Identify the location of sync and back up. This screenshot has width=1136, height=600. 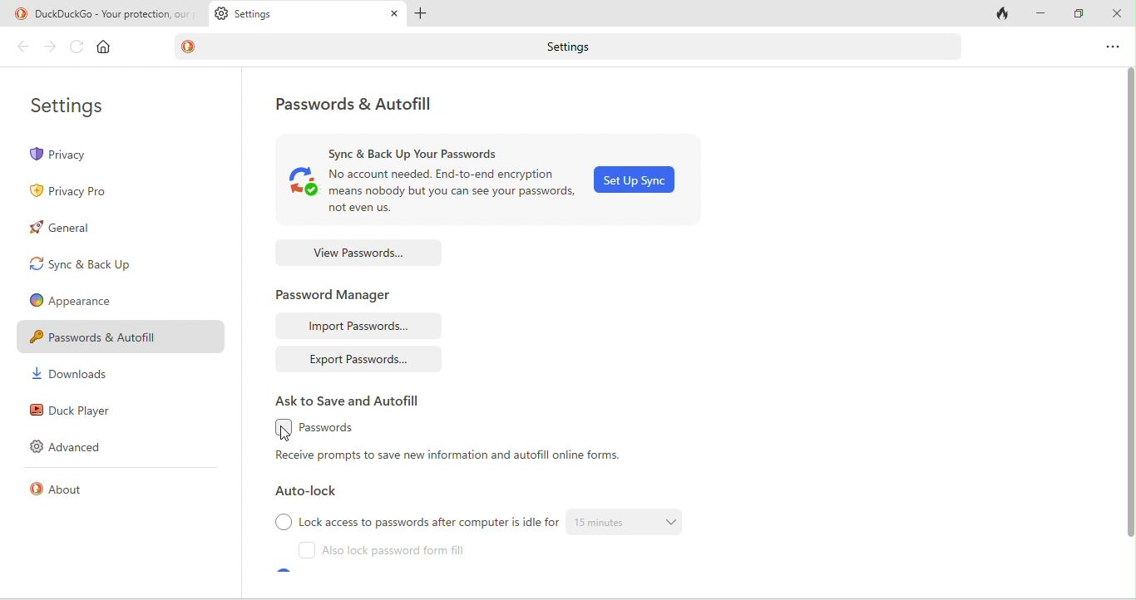
(81, 268).